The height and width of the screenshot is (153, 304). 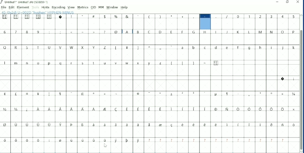 I want to click on Window, so click(x=112, y=7).